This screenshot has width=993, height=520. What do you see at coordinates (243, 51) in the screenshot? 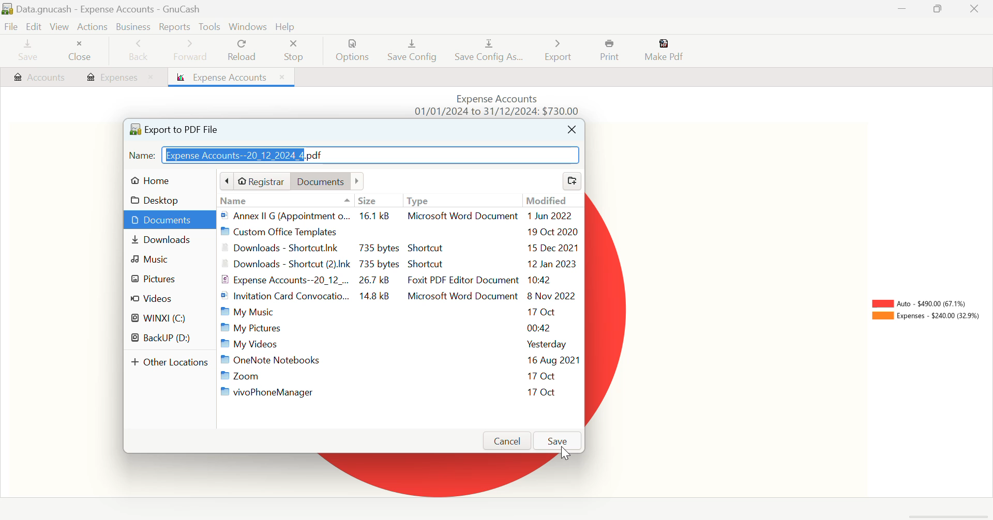
I see `Reload` at bounding box center [243, 51].